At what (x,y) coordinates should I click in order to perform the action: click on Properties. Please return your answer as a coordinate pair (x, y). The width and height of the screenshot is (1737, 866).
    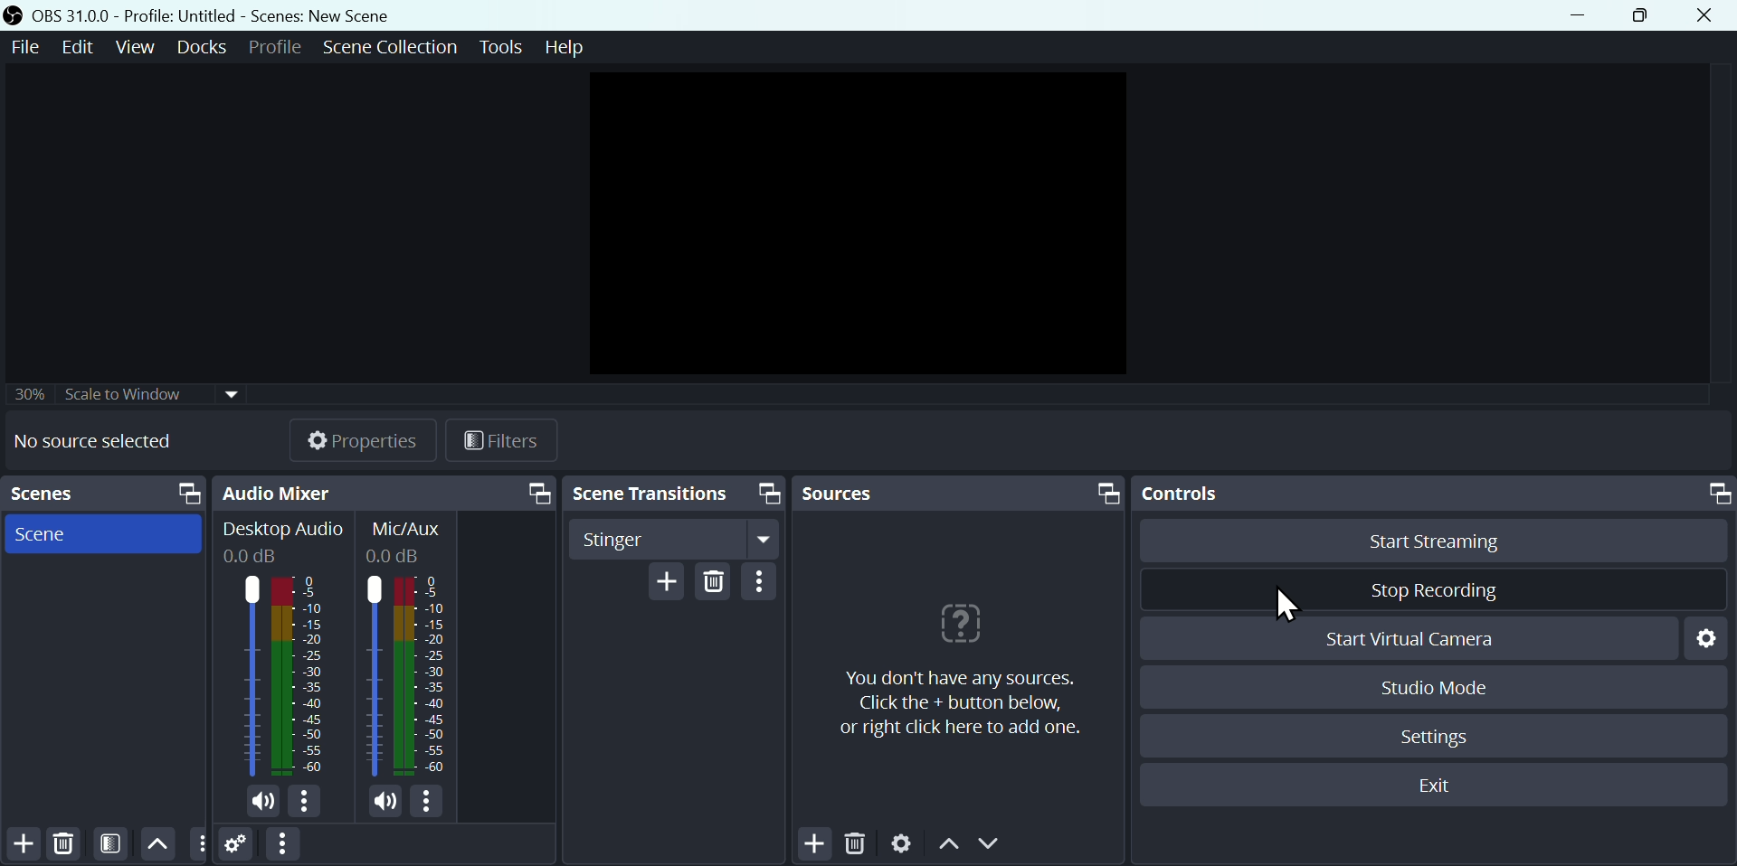
    Looking at the image, I should click on (362, 438).